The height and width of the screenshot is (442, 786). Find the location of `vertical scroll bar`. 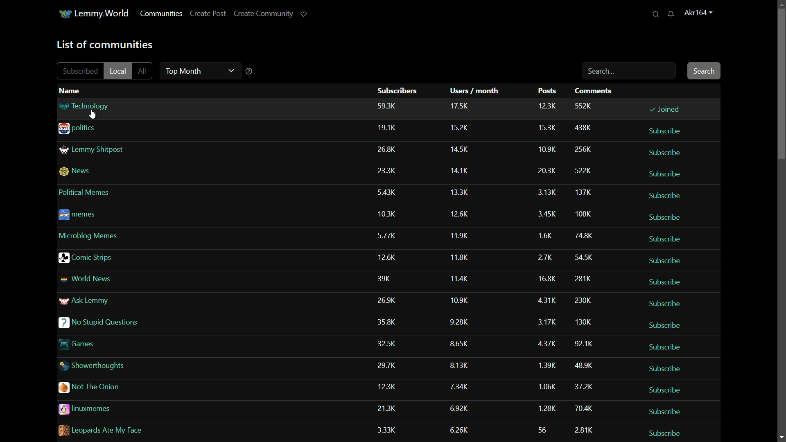

vertical scroll bar is located at coordinates (780, 83).